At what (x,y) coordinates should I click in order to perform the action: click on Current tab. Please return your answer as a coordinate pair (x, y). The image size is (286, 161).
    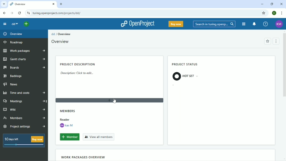
    Looking at the image, I should click on (32, 4).